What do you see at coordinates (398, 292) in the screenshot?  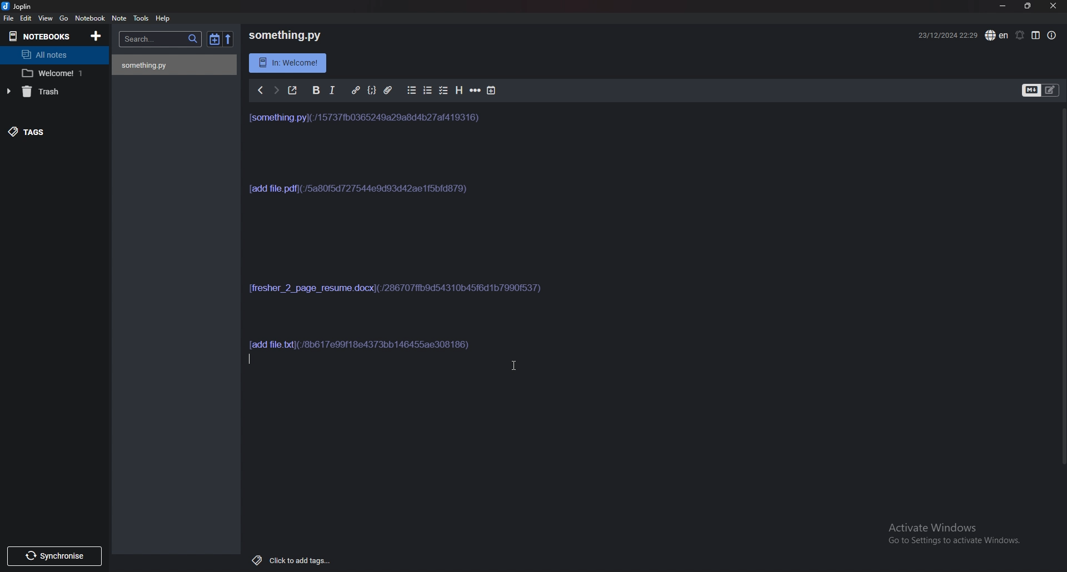 I see `[fresher_2_page_resume.docx](/286707f1b9d54310b4516d 1679901537)` at bounding box center [398, 292].